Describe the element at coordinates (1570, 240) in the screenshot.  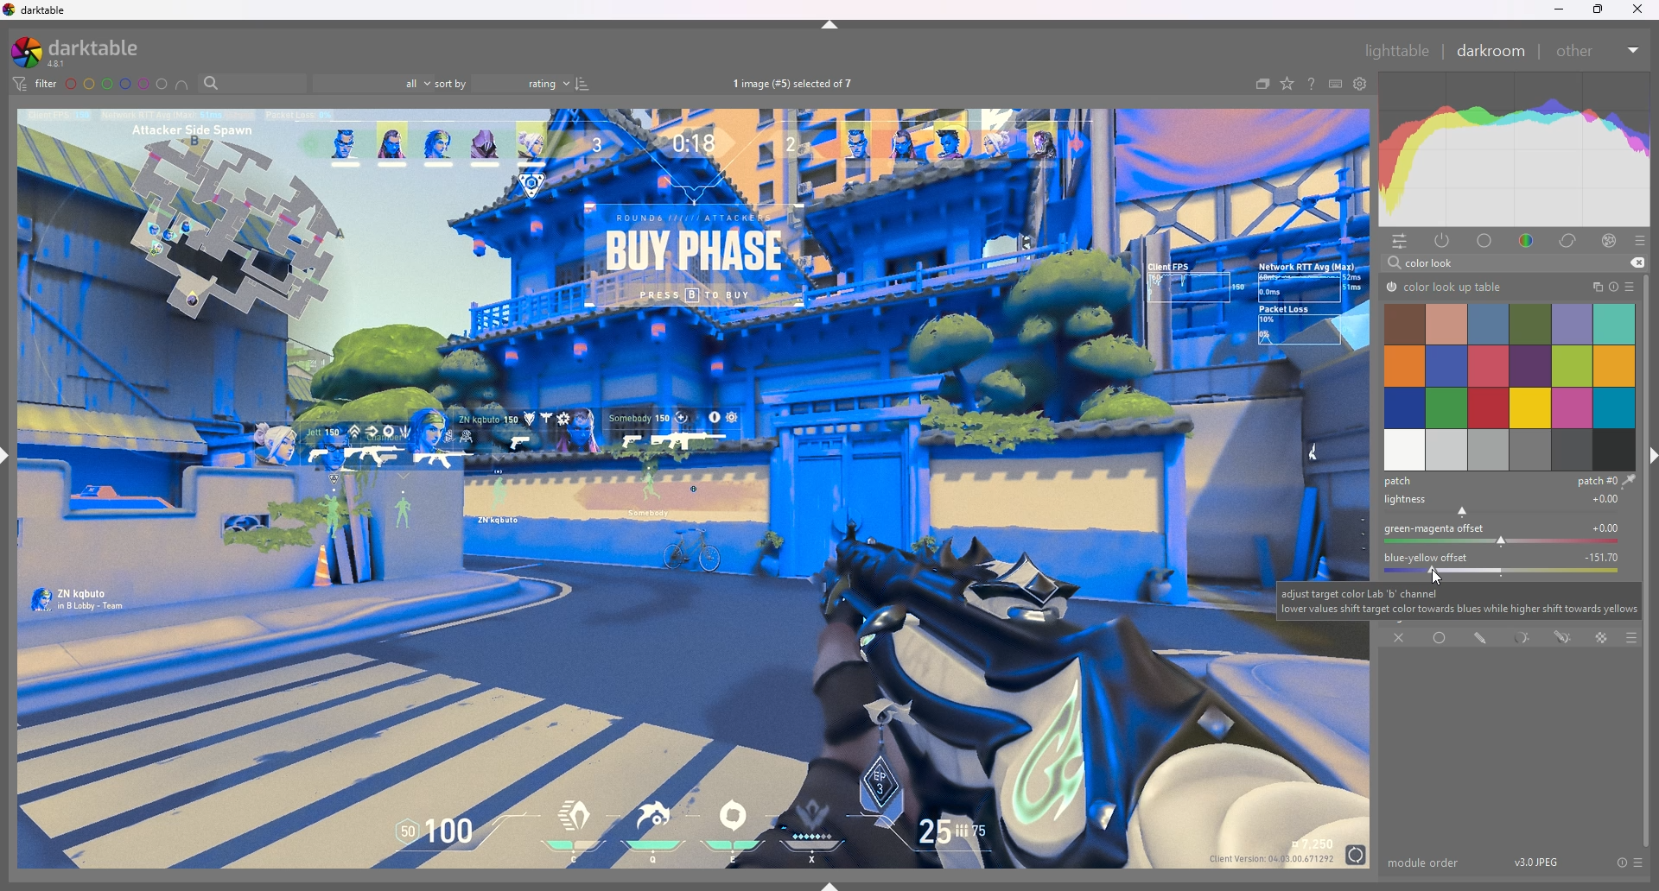
I see `correct` at that location.